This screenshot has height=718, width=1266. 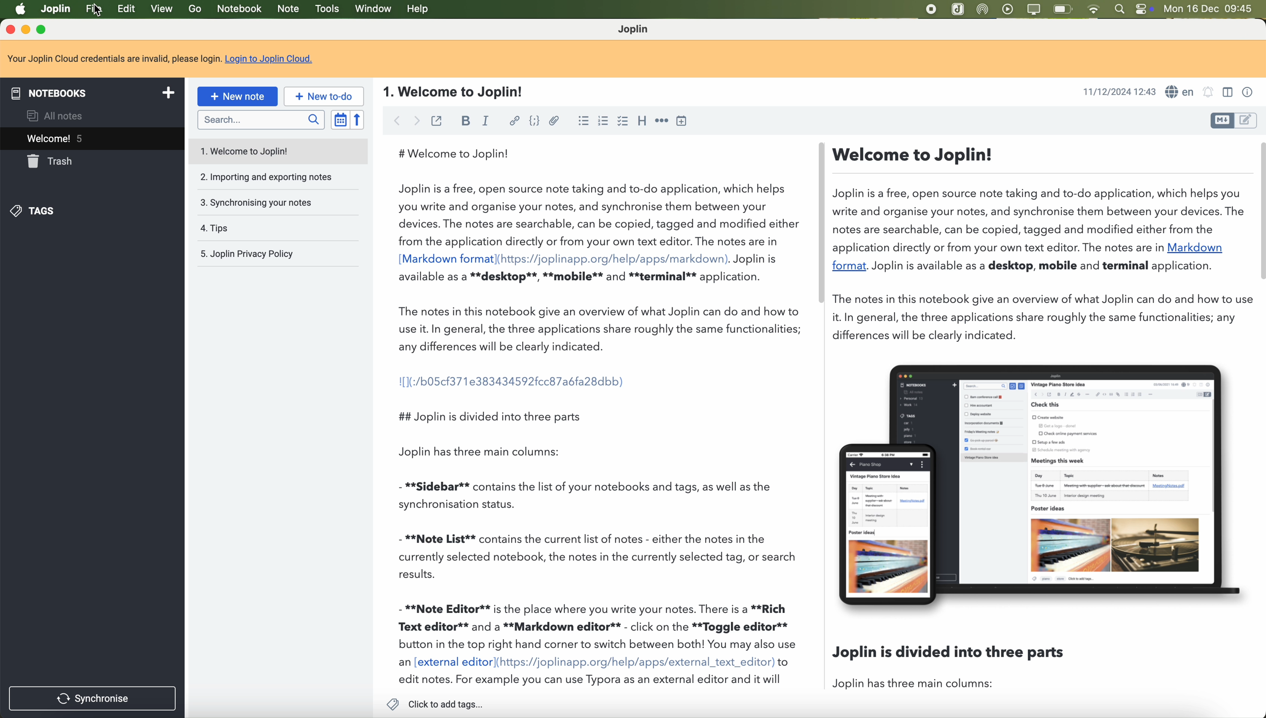 What do you see at coordinates (239, 9) in the screenshot?
I see `notebook` at bounding box center [239, 9].